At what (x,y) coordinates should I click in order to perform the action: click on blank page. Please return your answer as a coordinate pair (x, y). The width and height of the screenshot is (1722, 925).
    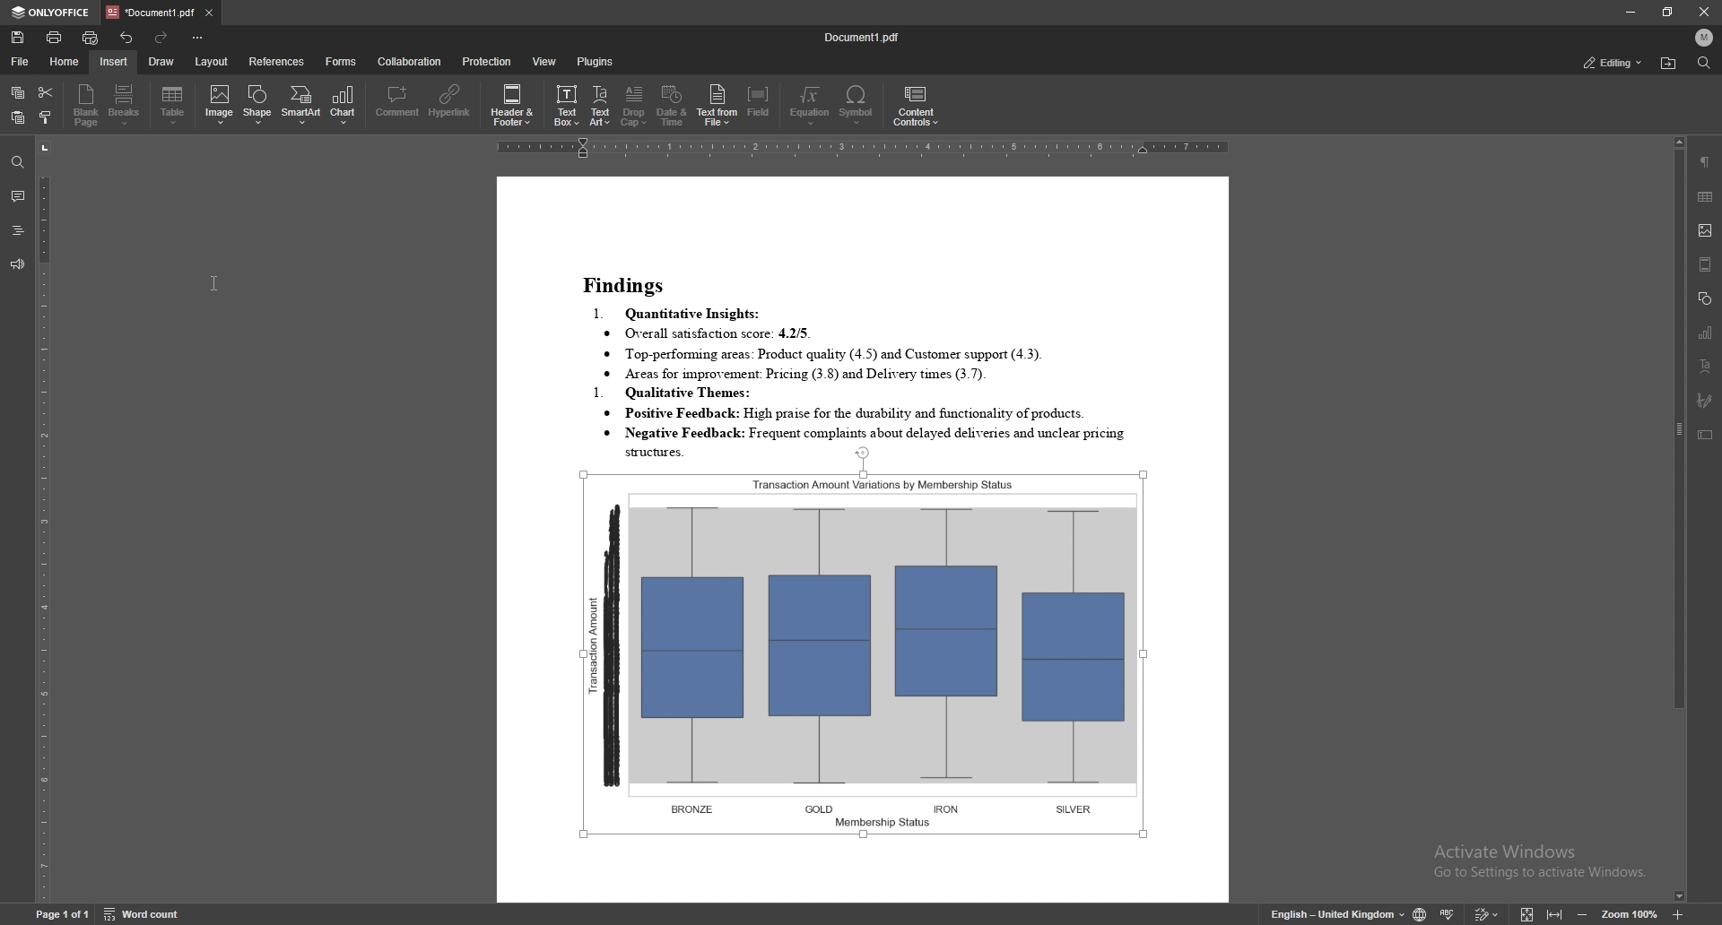
    Looking at the image, I should click on (84, 104).